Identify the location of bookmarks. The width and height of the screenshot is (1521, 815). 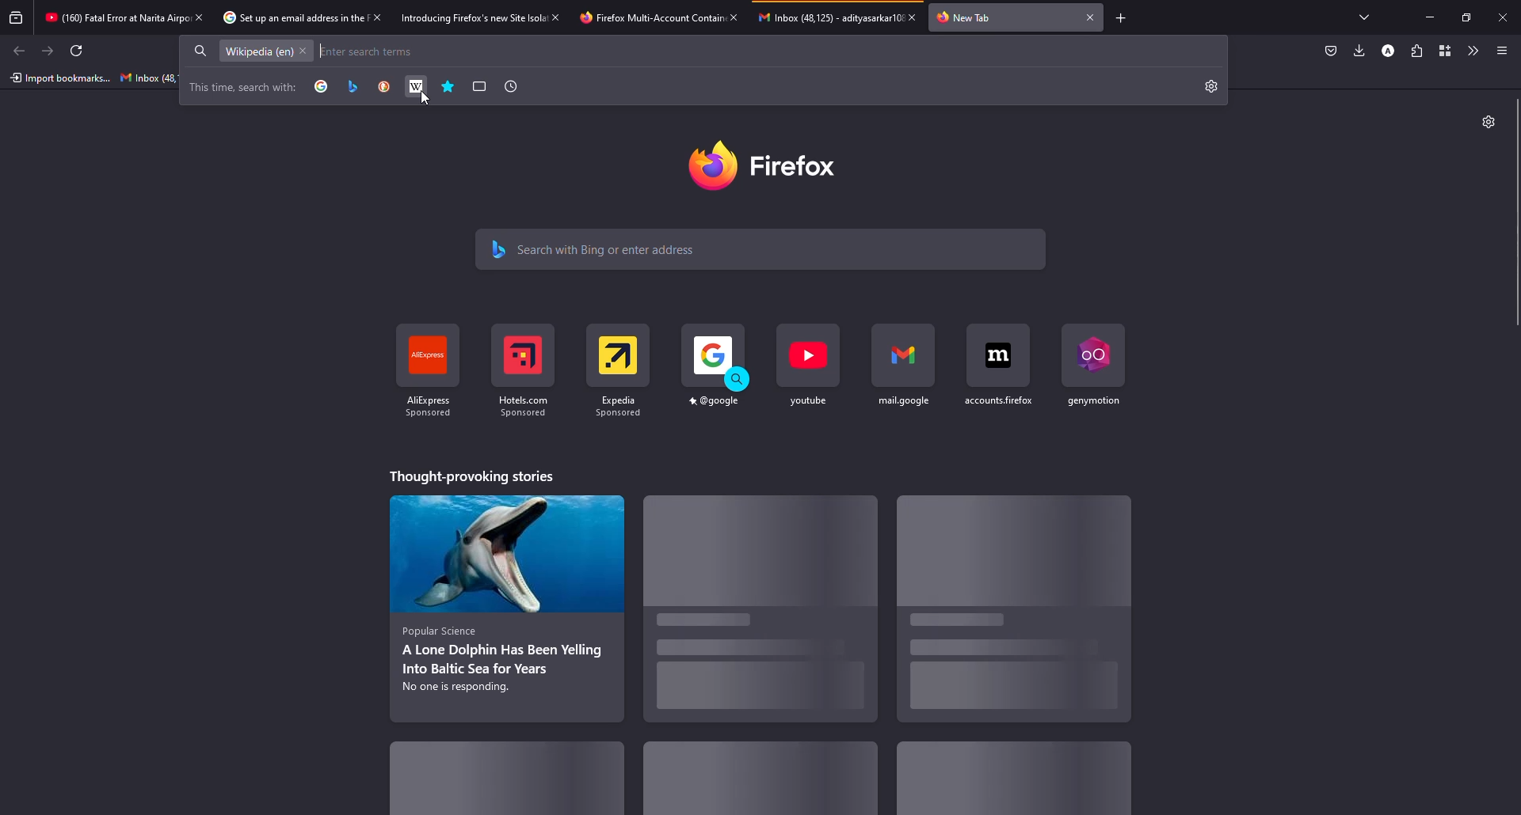
(449, 87).